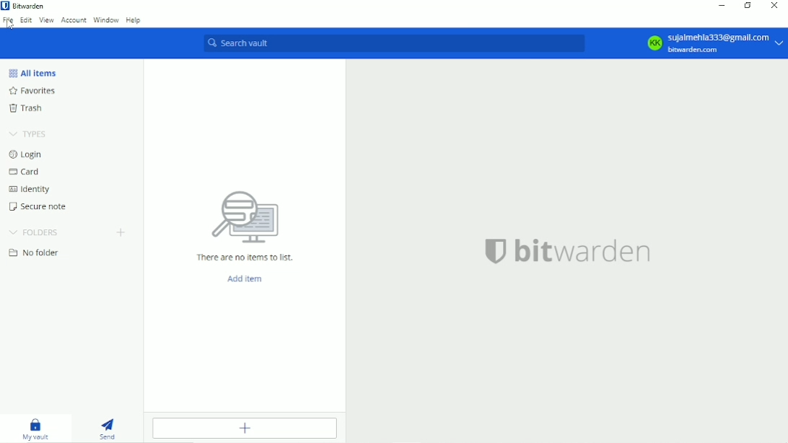 Image resolution: width=788 pixels, height=443 pixels. I want to click on Close, so click(776, 6).